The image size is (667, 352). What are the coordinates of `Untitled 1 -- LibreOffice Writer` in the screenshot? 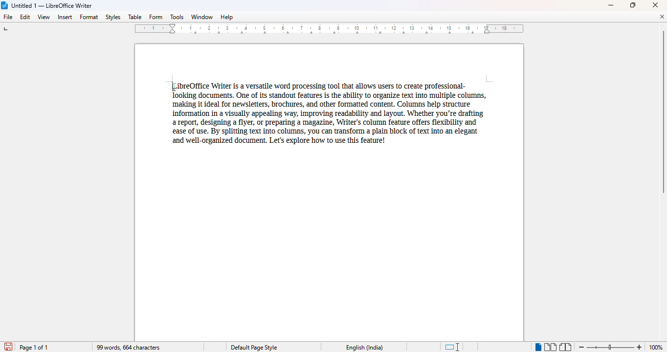 It's located at (52, 6).